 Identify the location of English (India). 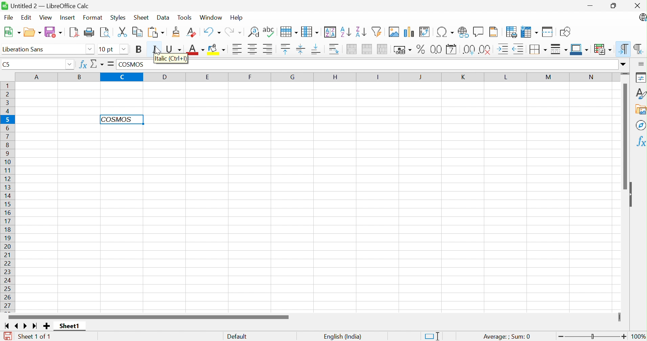
(342, 336).